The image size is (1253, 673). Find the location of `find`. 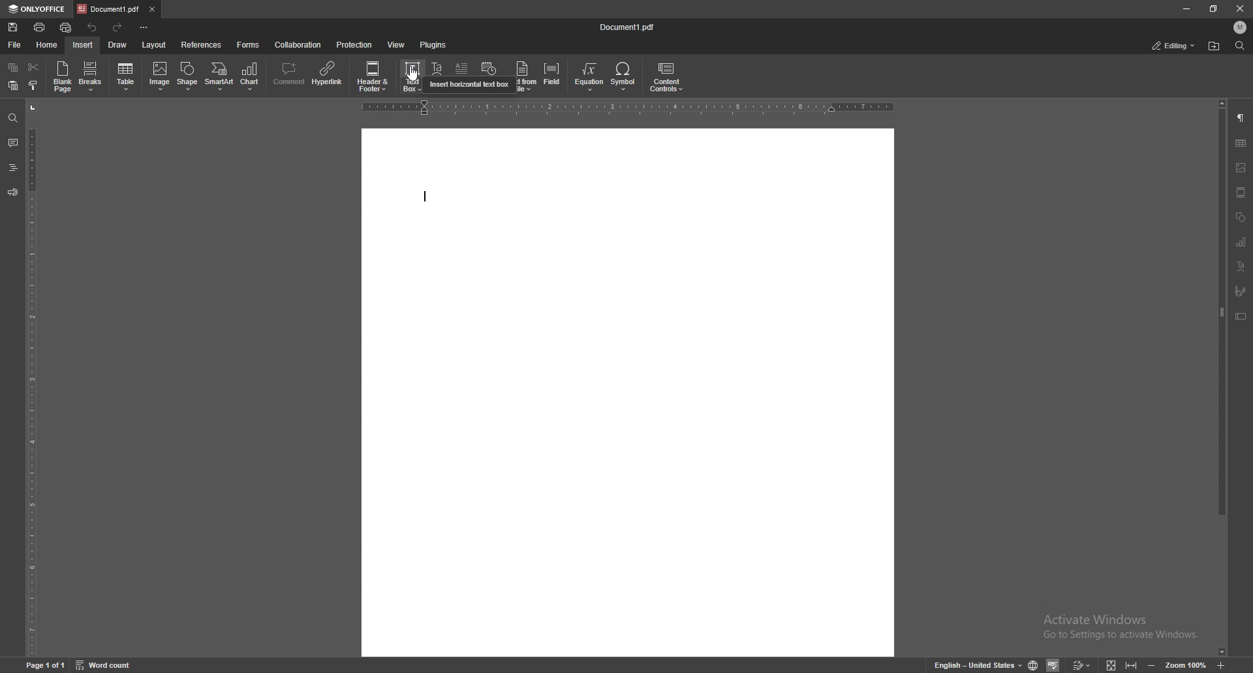

find is located at coordinates (12, 119).